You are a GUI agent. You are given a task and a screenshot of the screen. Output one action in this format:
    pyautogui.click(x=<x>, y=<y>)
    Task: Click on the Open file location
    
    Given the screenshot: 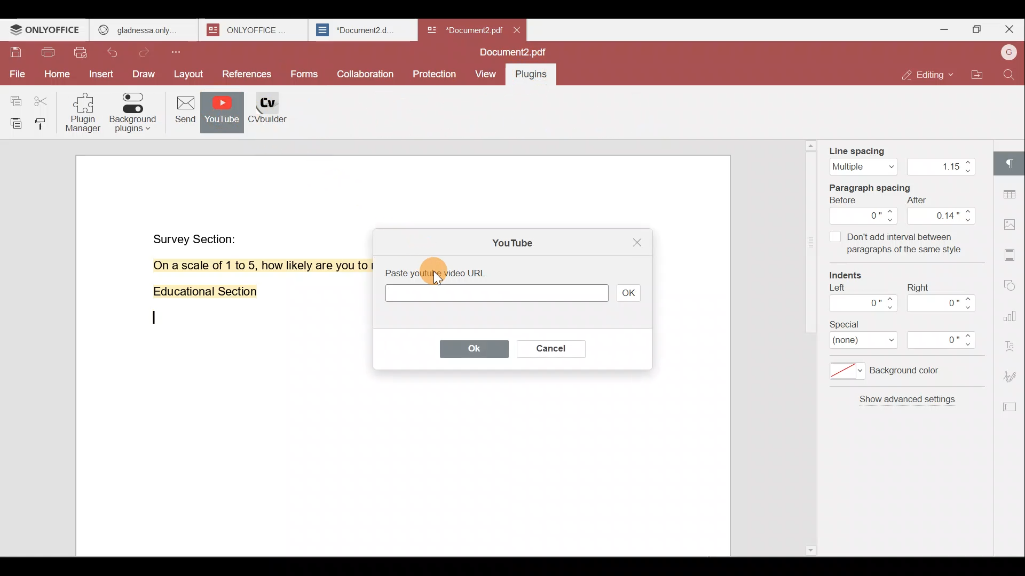 What is the action you would take?
    pyautogui.click(x=977, y=76)
    